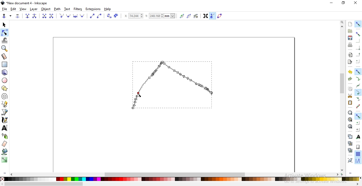 The width and height of the screenshot is (362, 186). I want to click on fill bounded areas, so click(5, 152).